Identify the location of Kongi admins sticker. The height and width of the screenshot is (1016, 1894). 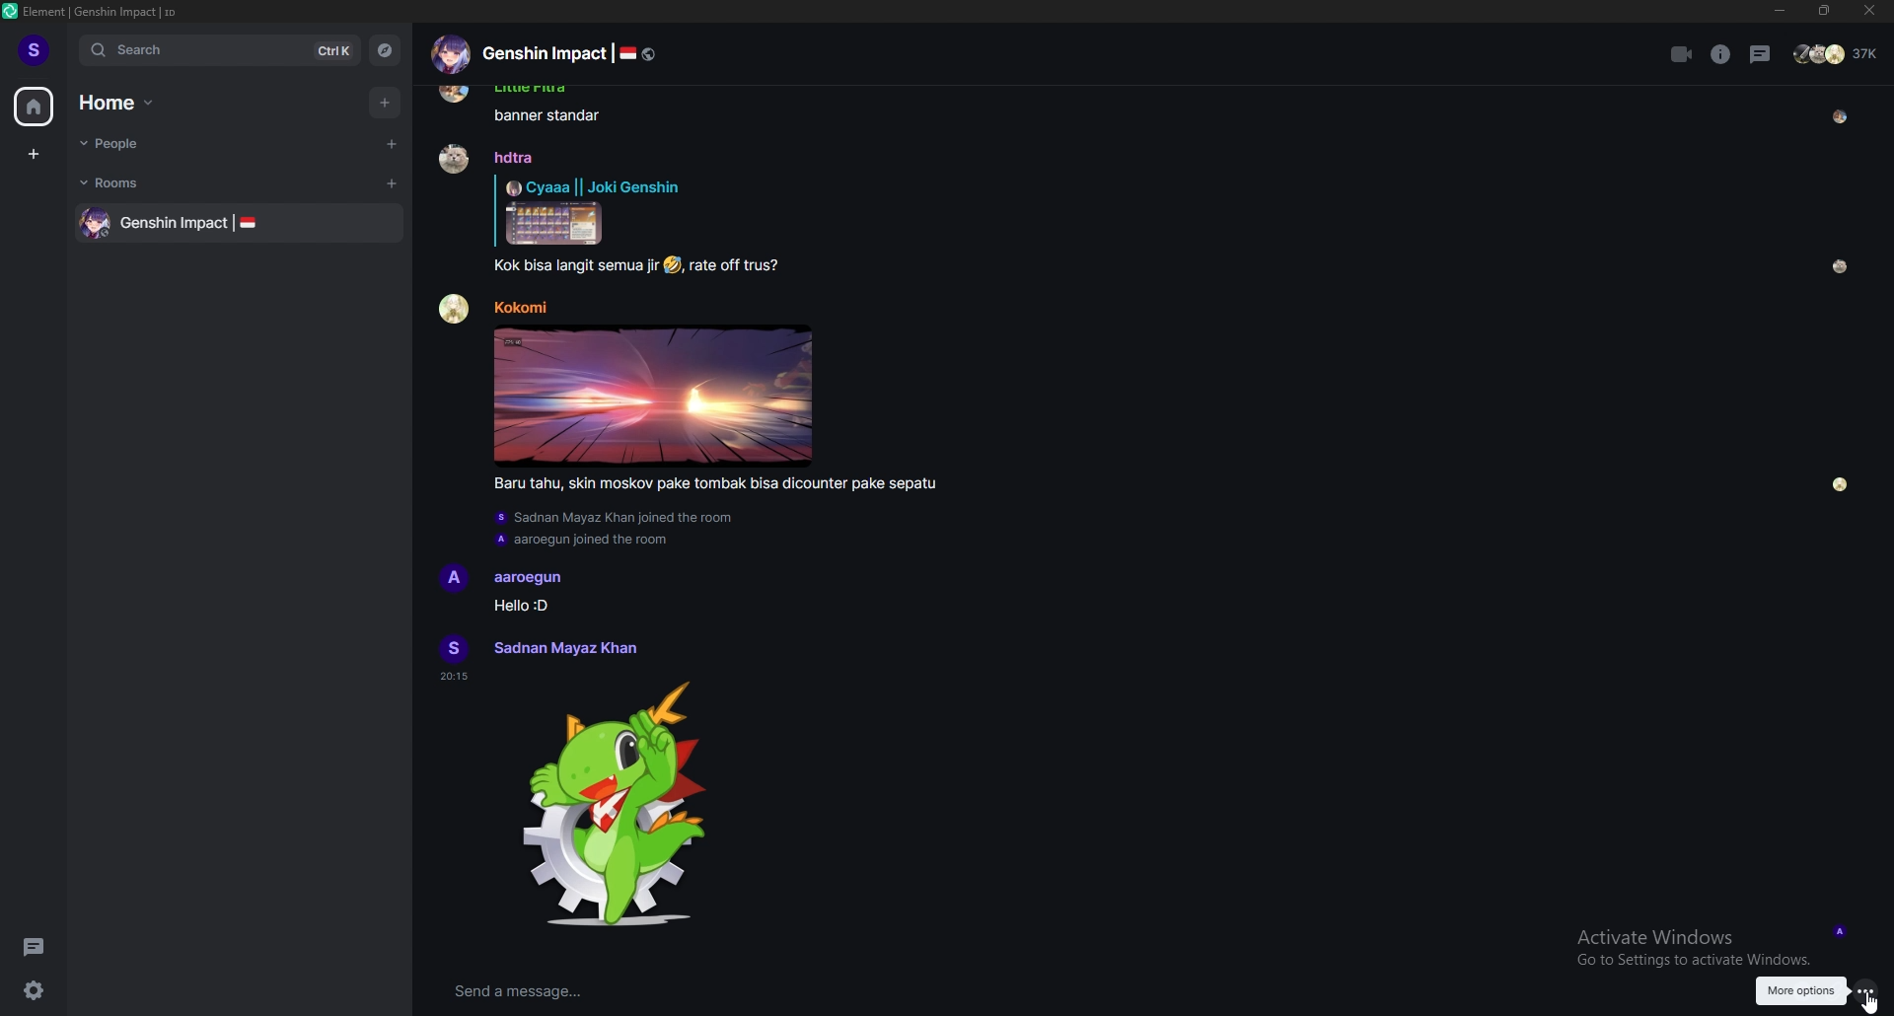
(614, 805).